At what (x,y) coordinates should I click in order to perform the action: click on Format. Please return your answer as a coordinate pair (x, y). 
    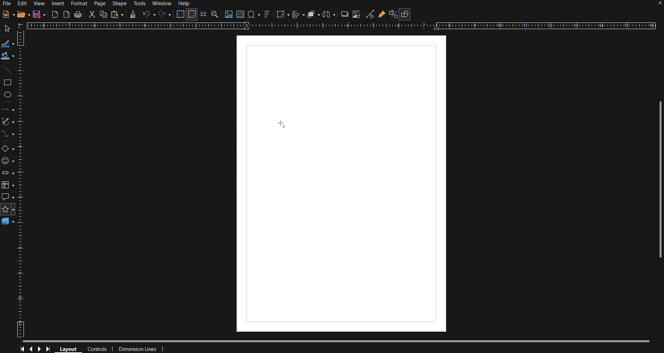
    Looking at the image, I should click on (80, 3).